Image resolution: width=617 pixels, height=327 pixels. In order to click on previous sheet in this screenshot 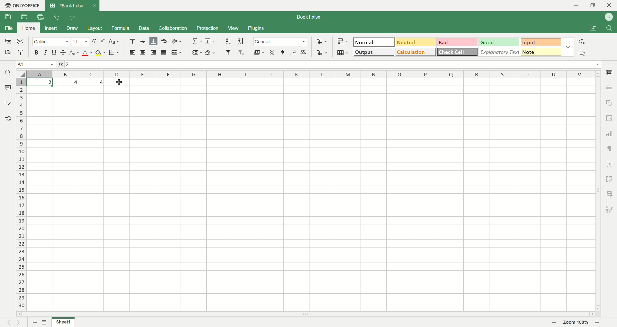, I will do `click(7, 323)`.